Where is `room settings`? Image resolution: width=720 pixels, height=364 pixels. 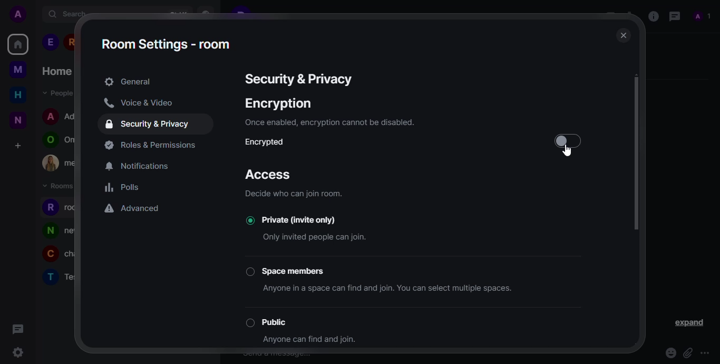
room settings is located at coordinates (166, 44).